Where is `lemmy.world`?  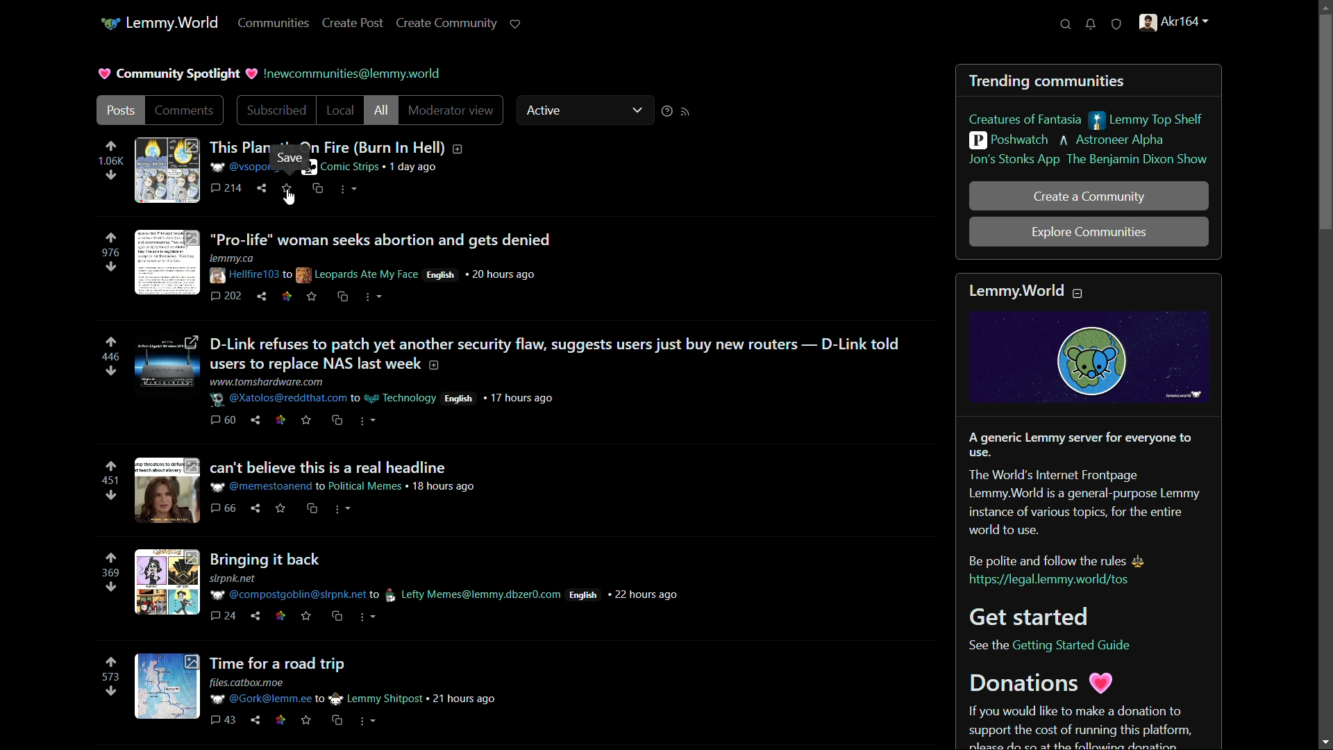
lemmy.world is located at coordinates (171, 24).